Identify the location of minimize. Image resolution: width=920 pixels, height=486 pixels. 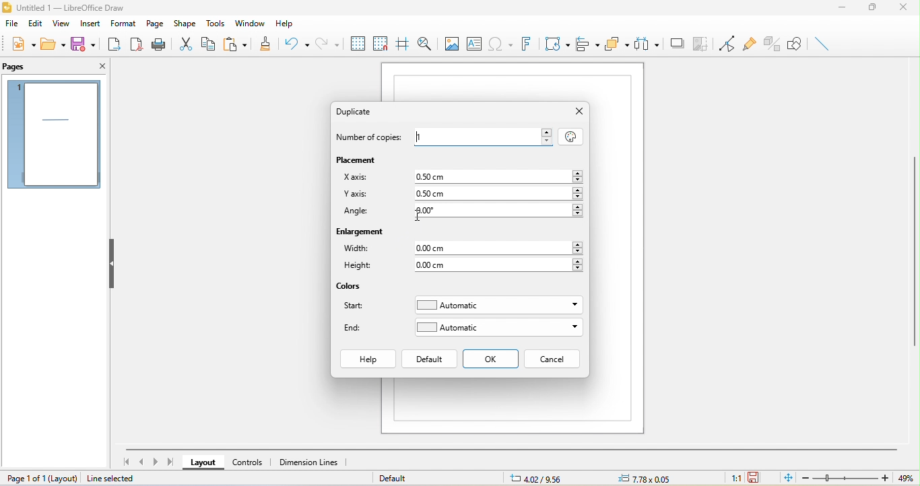
(842, 10).